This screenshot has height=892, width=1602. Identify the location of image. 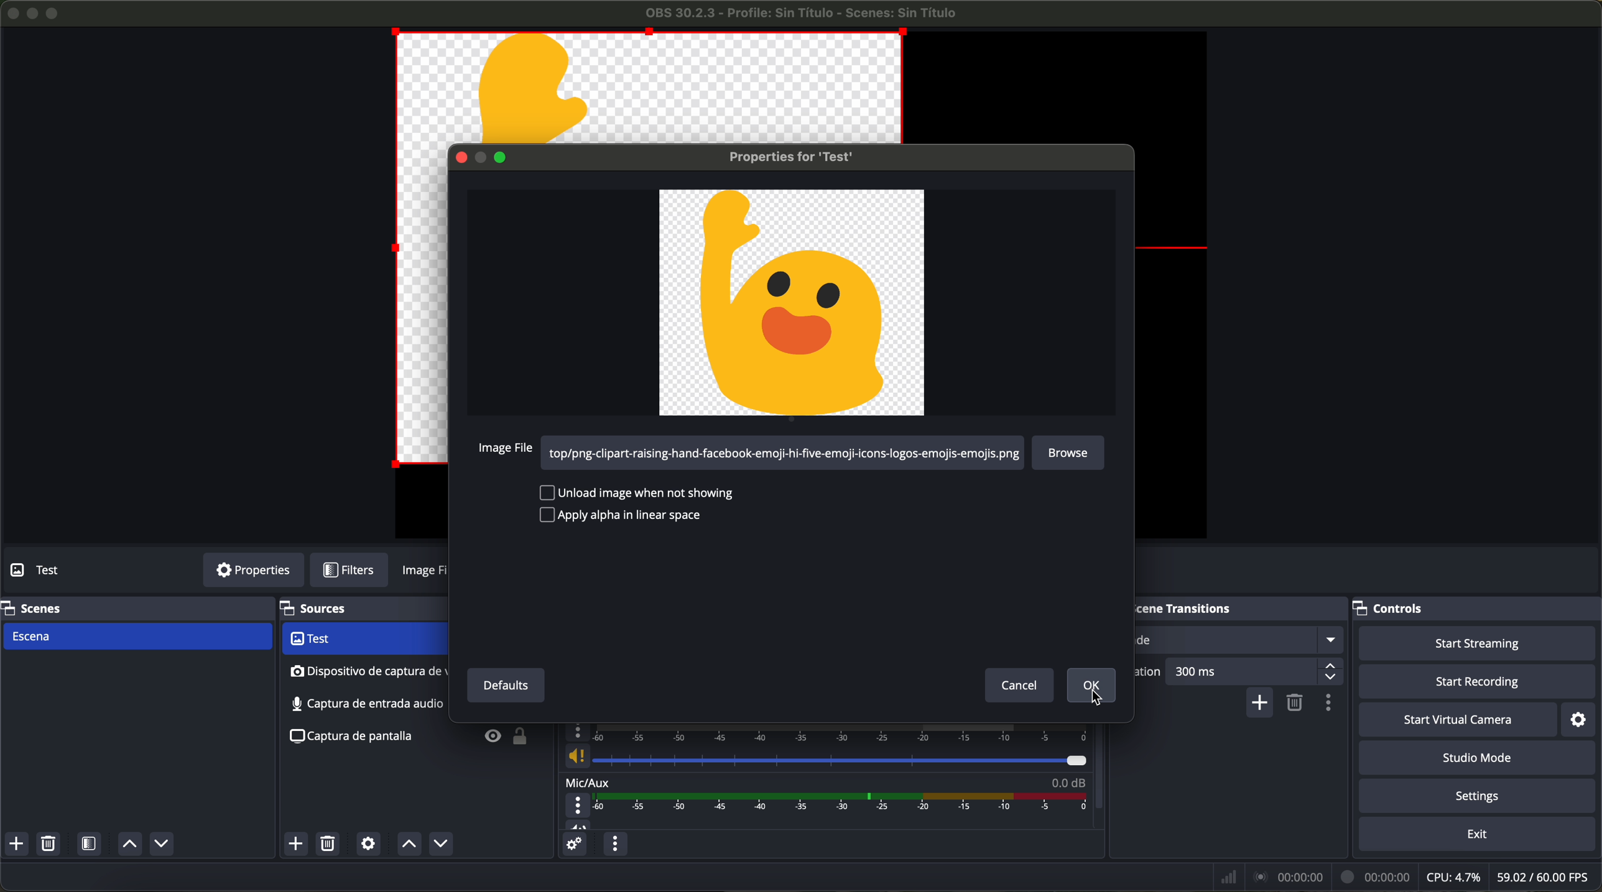
(652, 86).